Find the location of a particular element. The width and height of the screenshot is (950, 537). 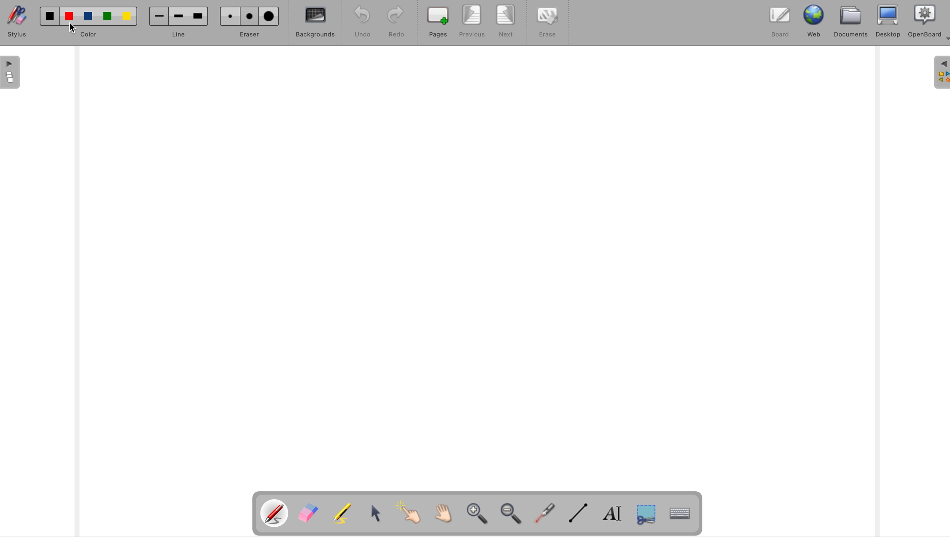

cursor is located at coordinates (73, 30).